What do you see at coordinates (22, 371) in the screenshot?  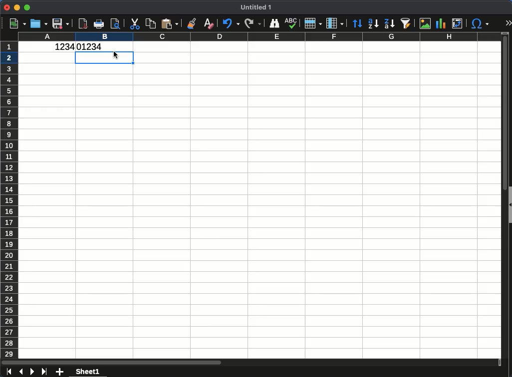 I see `previous sheet` at bounding box center [22, 371].